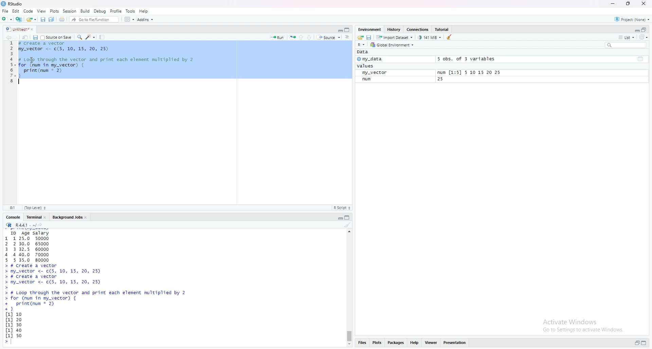 The width and height of the screenshot is (652, 349). What do you see at coordinates (343, 208) in the screenshot?
I see `R Script ` at bounding box center [343, 208].